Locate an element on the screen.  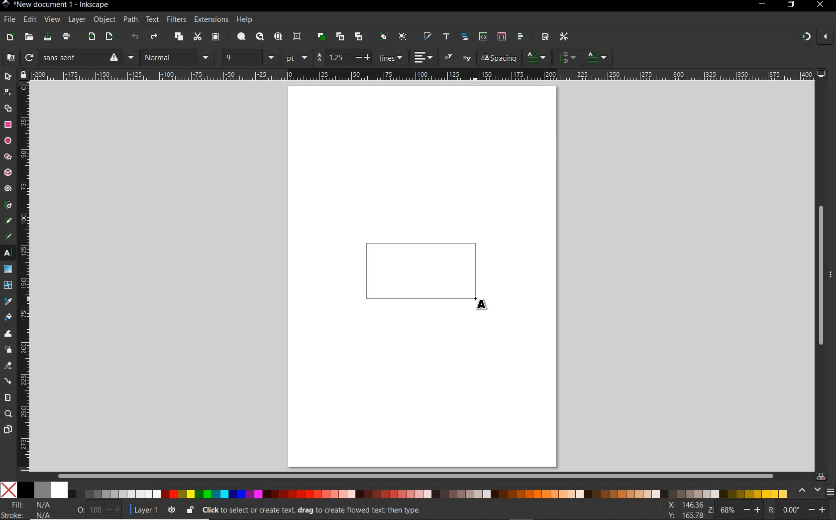
color scroll options is located at coordinates (807, 491).